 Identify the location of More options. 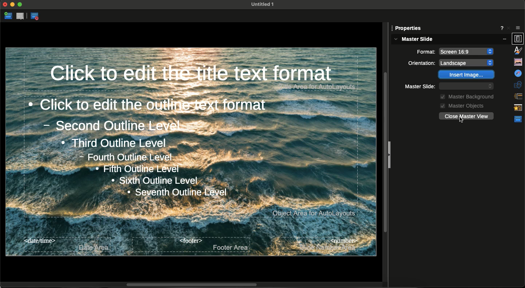
(503, 27).